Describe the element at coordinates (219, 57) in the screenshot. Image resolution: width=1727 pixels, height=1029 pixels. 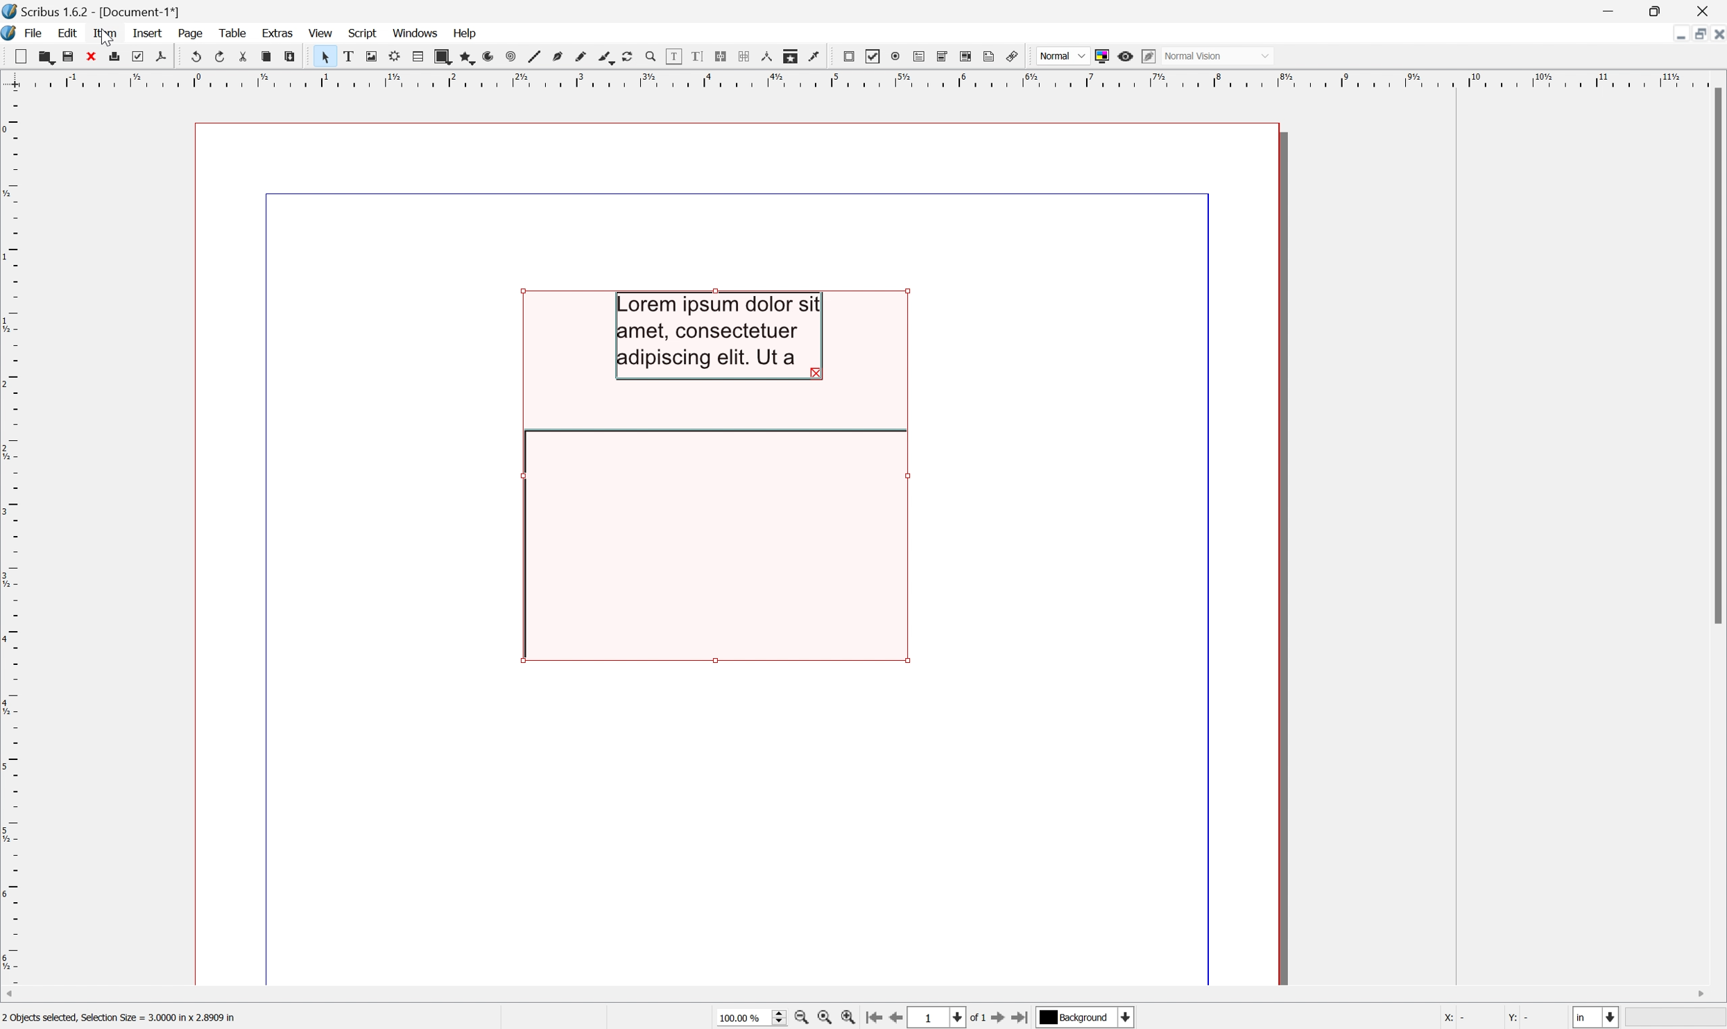
I see `Redo` at that location.